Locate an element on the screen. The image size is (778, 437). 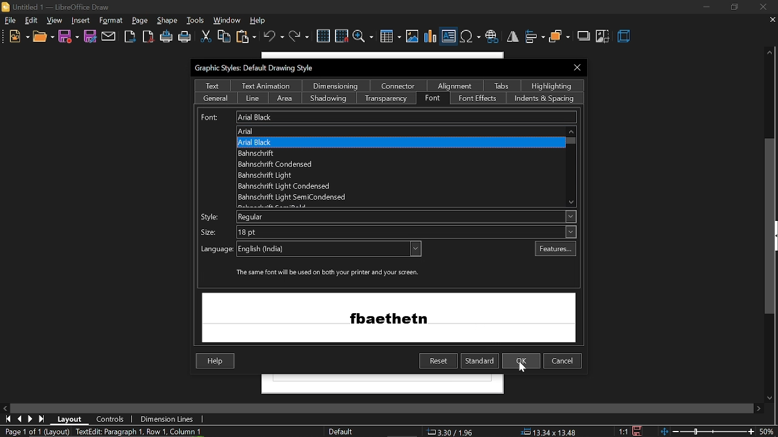
English (India) is located at coordinates (331, 250).